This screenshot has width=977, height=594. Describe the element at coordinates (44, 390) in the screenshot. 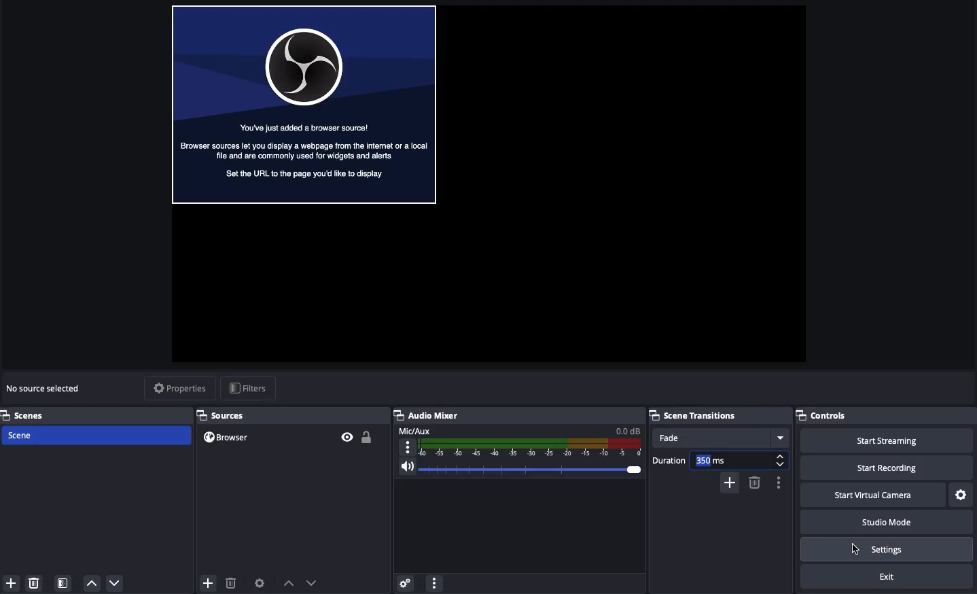

I see `No source selected` at that location.